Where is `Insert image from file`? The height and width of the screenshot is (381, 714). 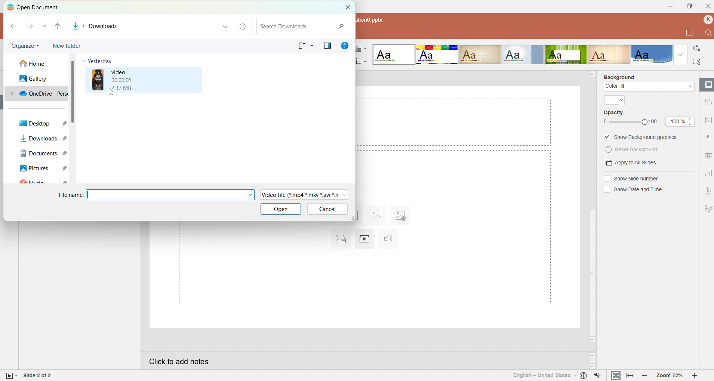 Insert image from file is located at coordinates (378, 216).